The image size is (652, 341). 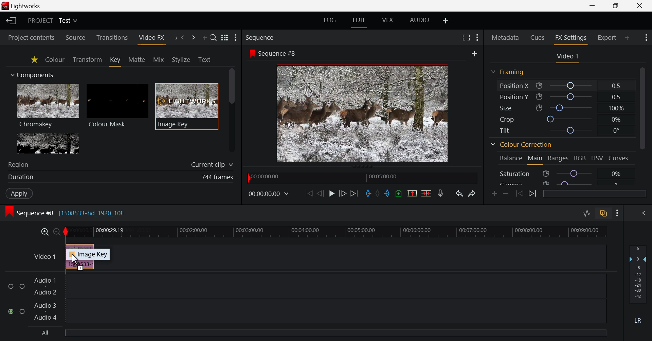 What do you see at coordinates (627, 38) in the screenshot?
I see `Add Panel` at bounding box center [627, 38].